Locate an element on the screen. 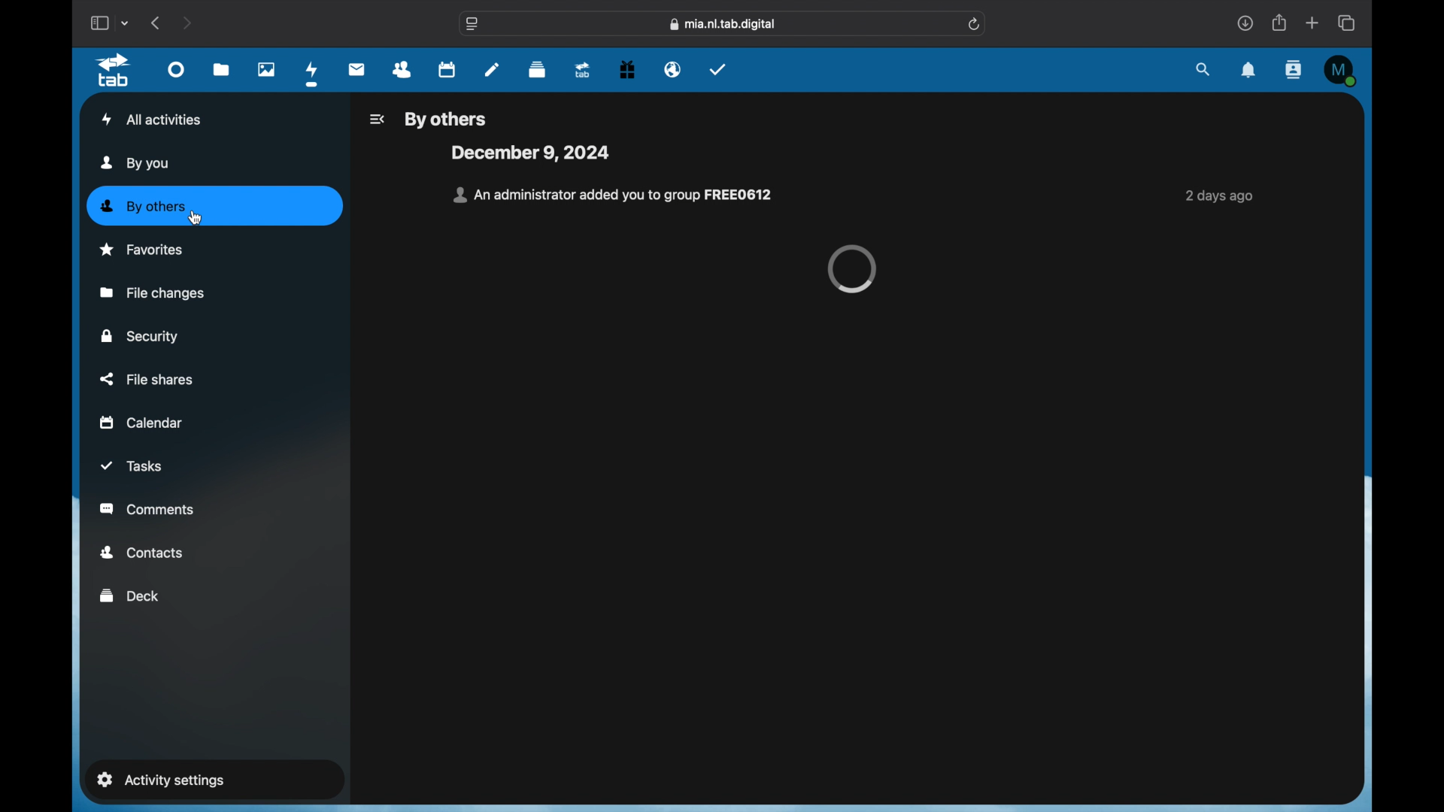 This screenshot has height=812, width=1444. activity settings is located at coordinates (159, 780).